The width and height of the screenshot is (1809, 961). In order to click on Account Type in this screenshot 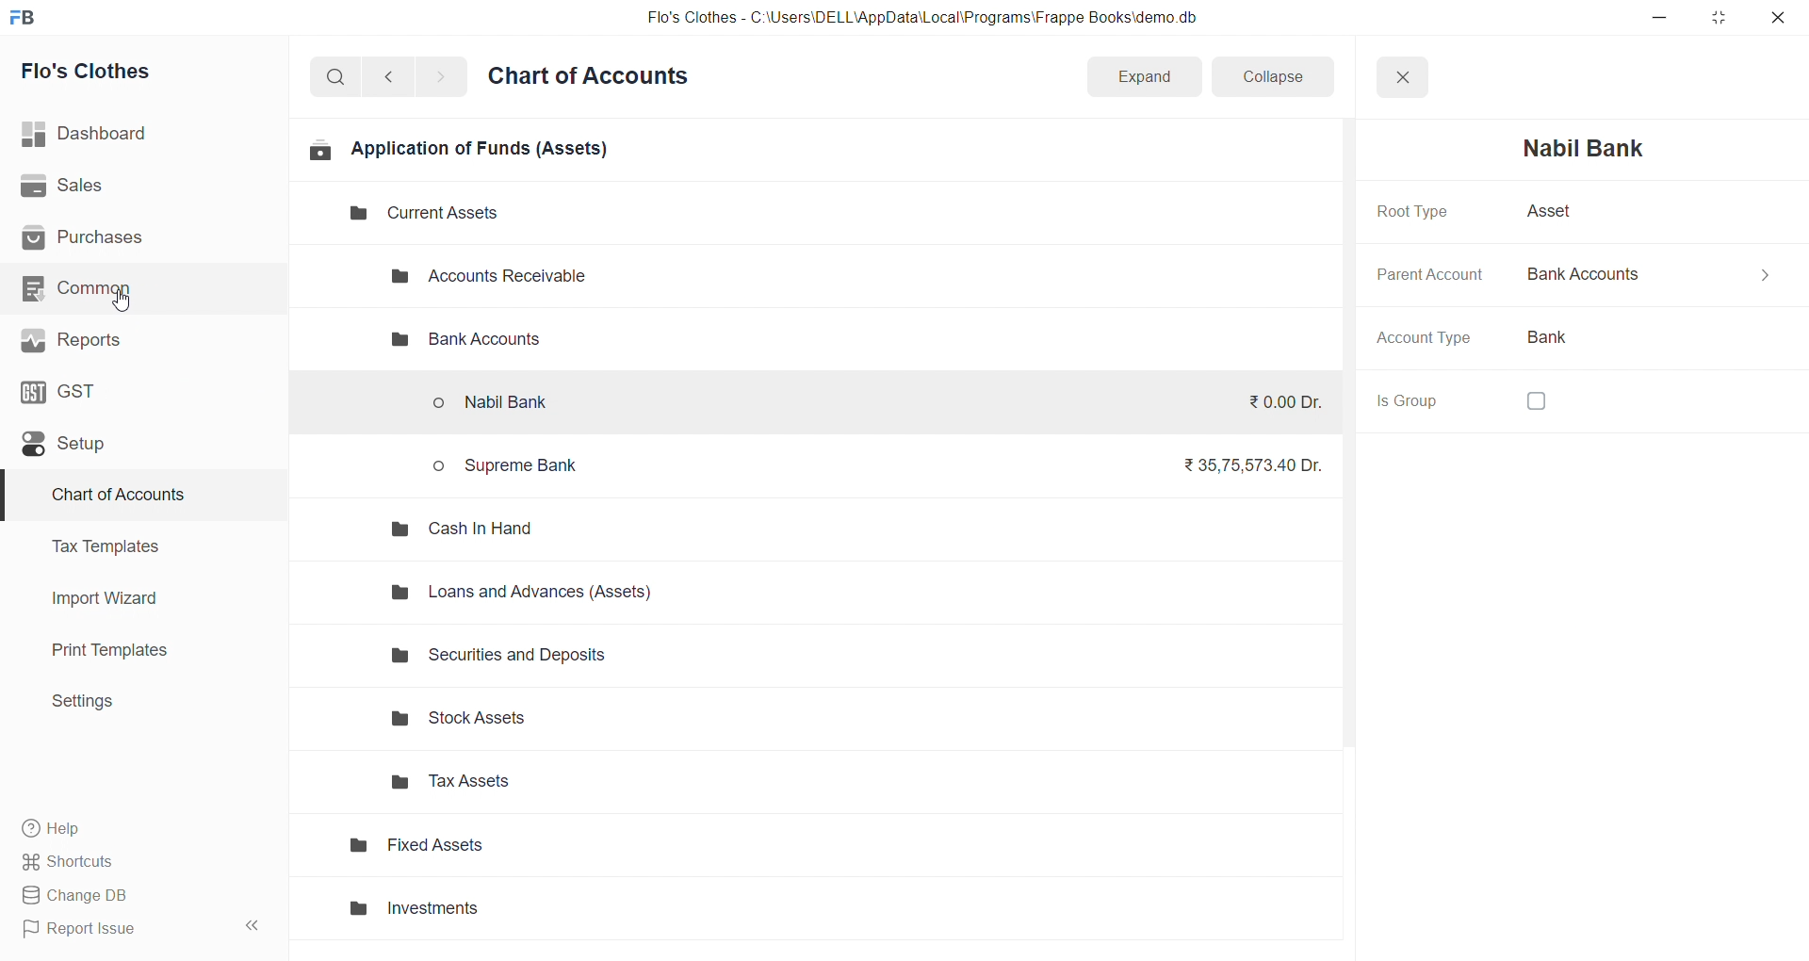, I will do `click(1429, 340)`.